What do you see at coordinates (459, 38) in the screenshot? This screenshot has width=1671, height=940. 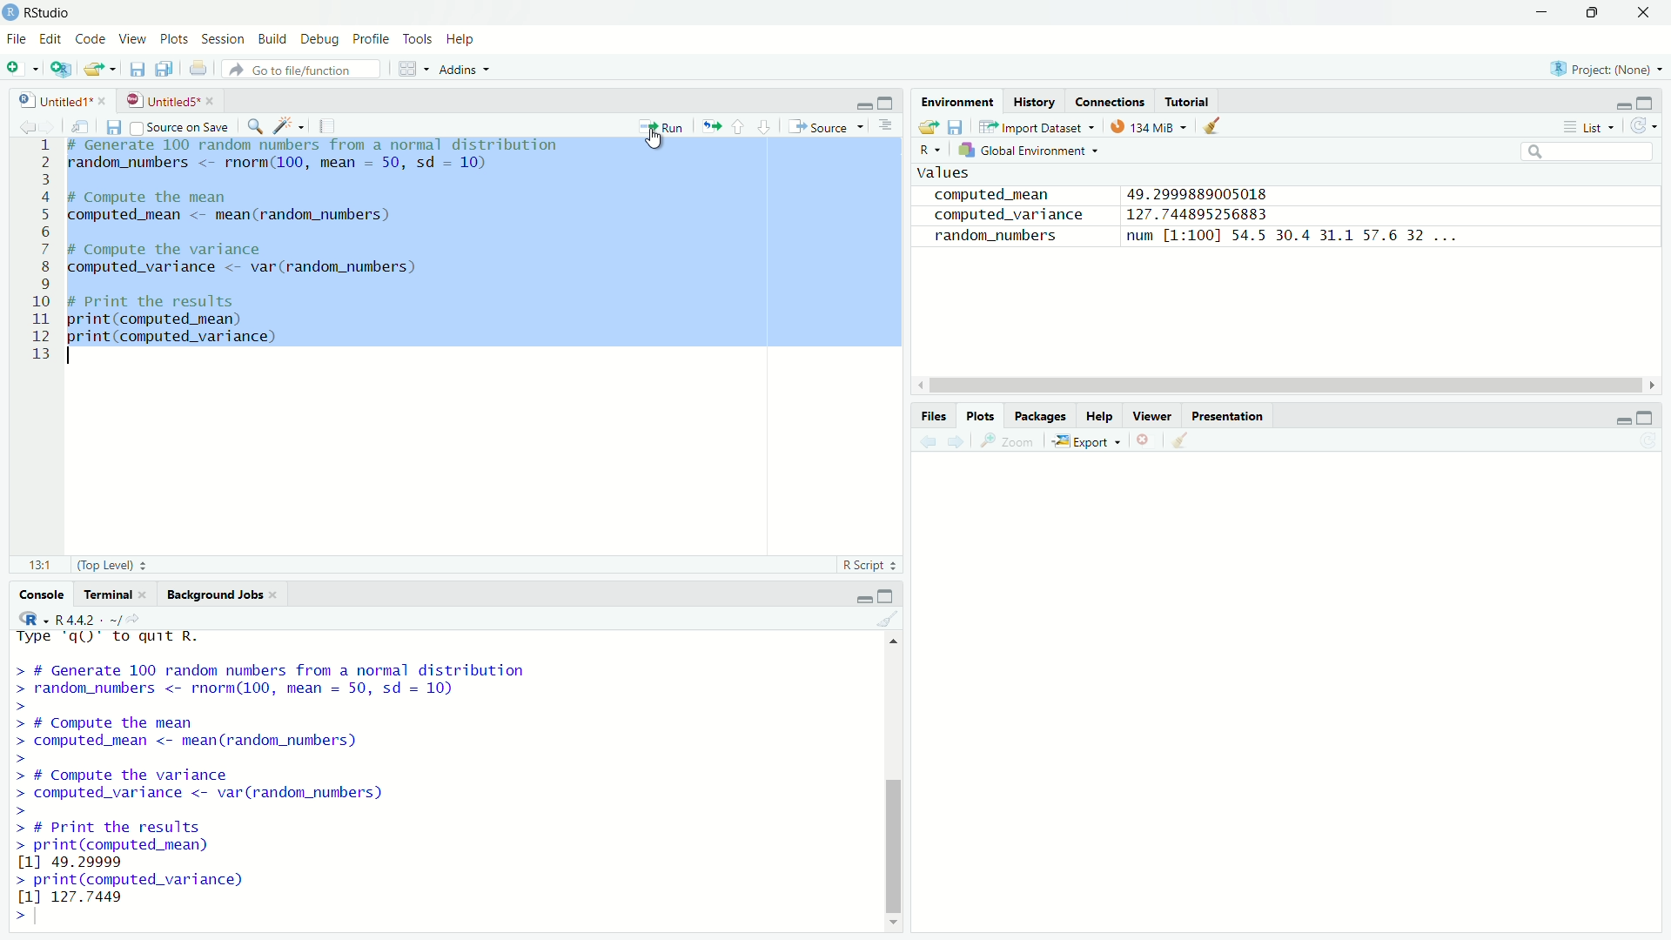 I see `help` at bounding box center [459, 38].